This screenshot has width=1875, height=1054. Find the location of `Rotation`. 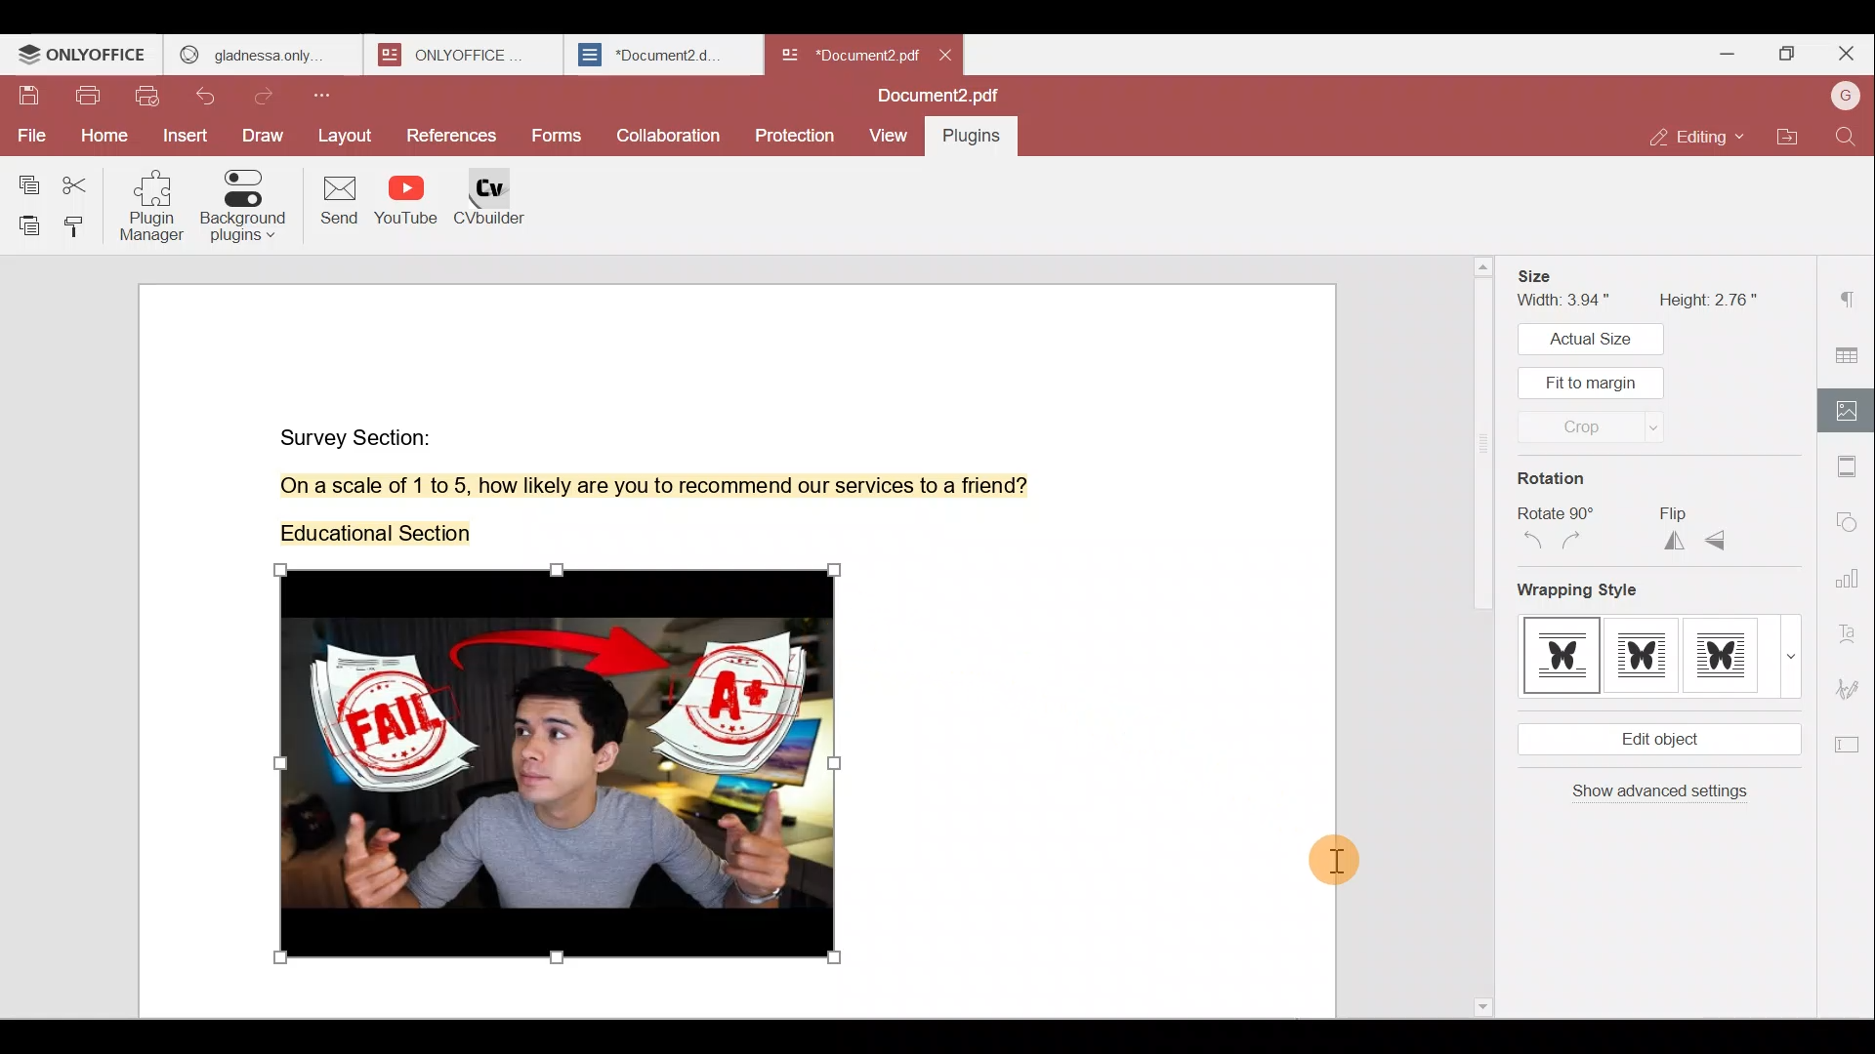

Rotation is located at coordinates (1558, 476).